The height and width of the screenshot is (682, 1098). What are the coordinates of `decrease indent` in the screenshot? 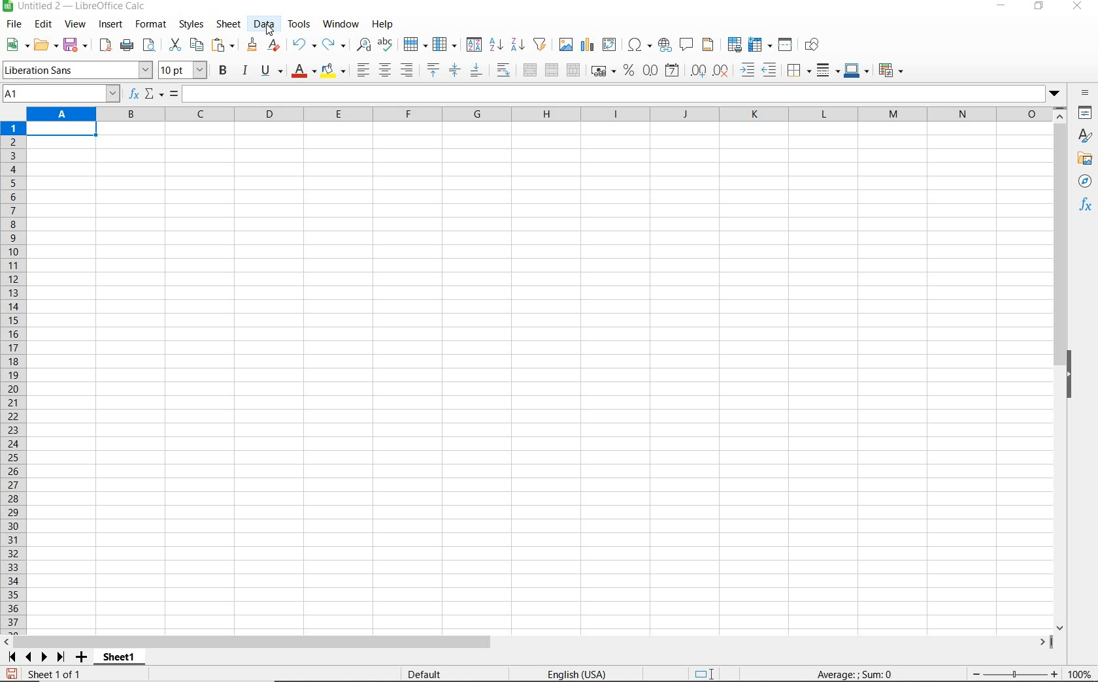 It's located at (773, 70).